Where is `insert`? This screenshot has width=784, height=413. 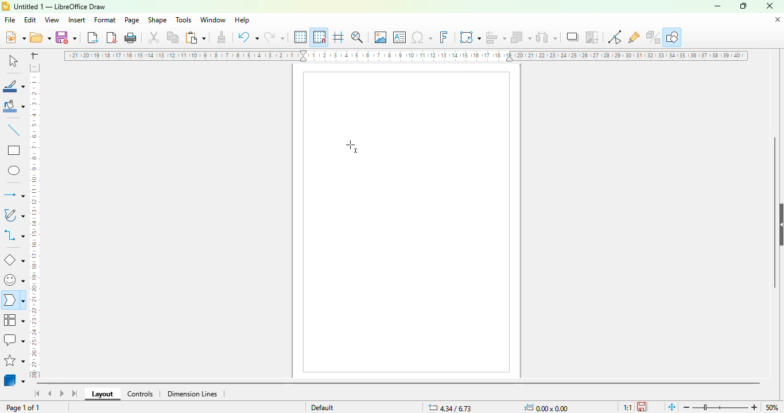
insert is located at coordinates (76, 20).